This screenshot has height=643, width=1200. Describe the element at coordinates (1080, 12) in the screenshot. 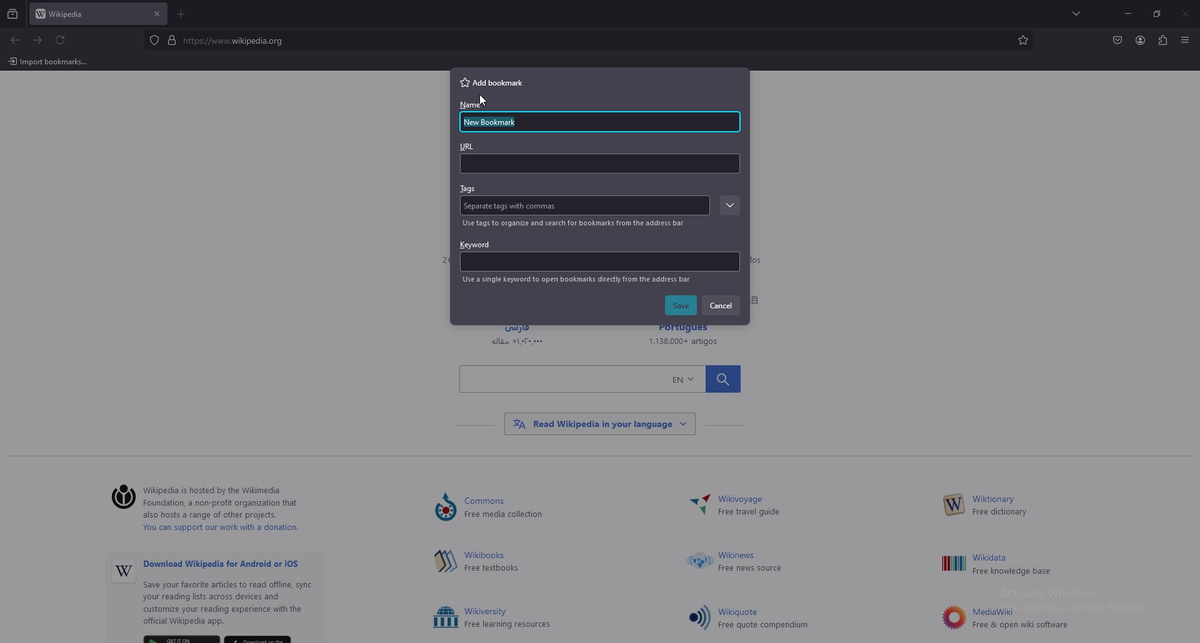

I see `list all tabs` at that location.